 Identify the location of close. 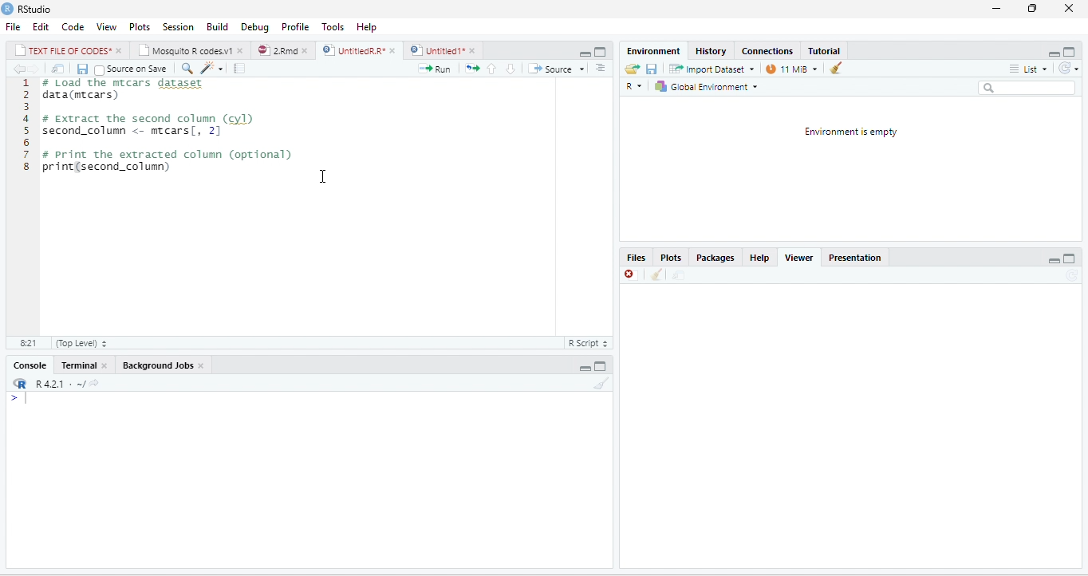
(106, 365).